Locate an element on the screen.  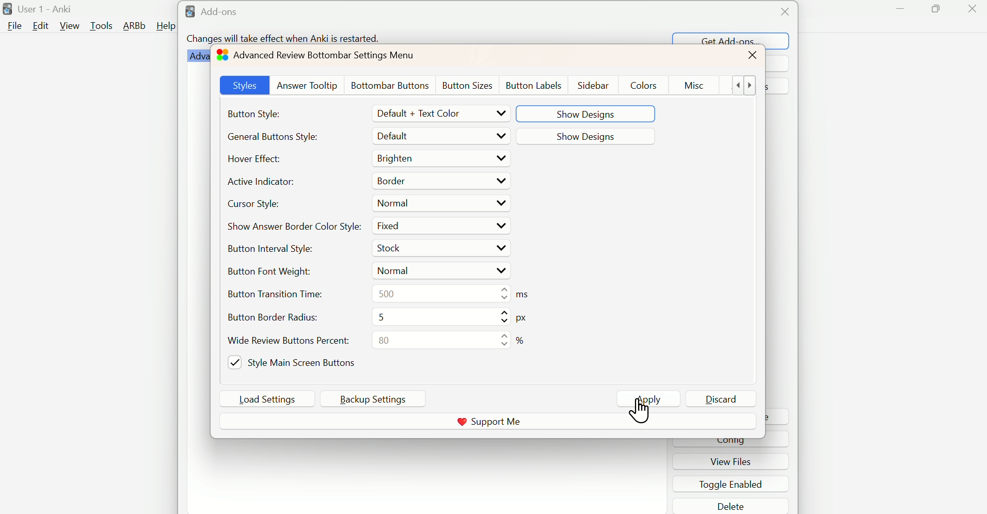
Normal is located at coordinates (390, 202).